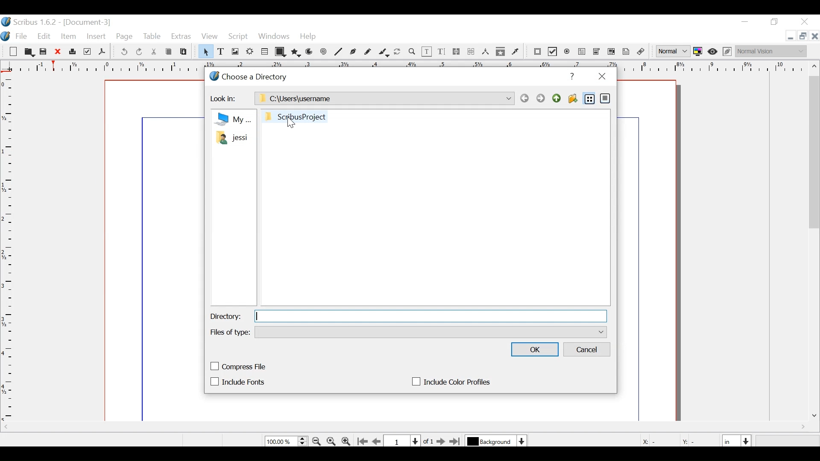 Image resolution: width=820 pixels, height=461 pixels. What do you see at coordinates (456, 441) in the screenshot?
I see `Go to the last page` at bounding box center [456, 441].